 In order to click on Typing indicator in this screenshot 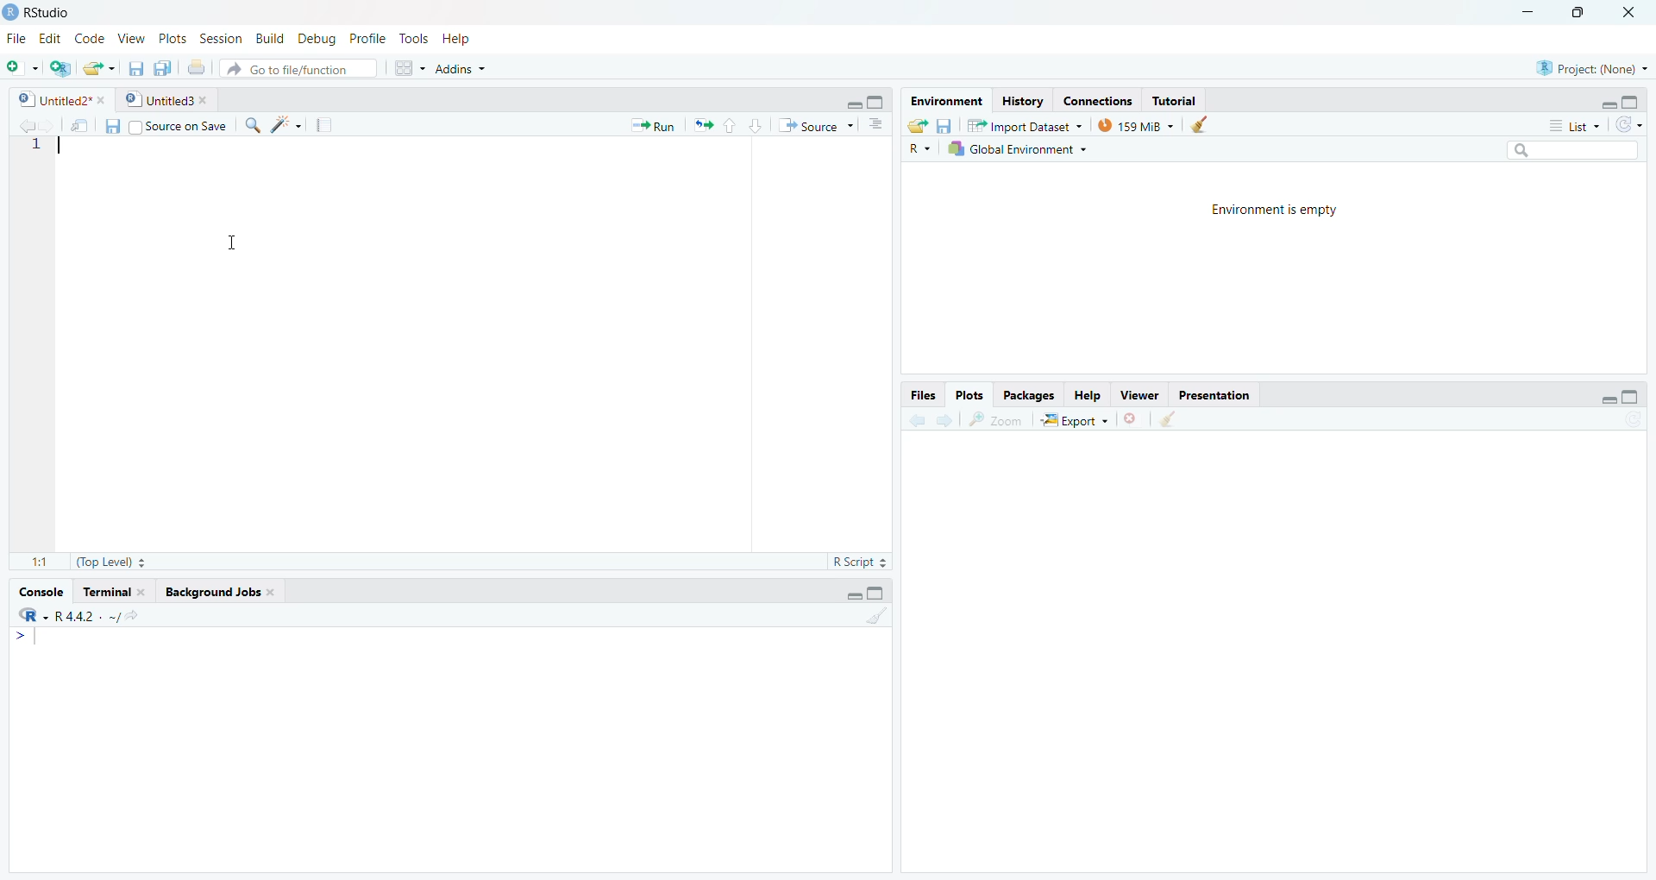, I will do `click(28, 640)`.